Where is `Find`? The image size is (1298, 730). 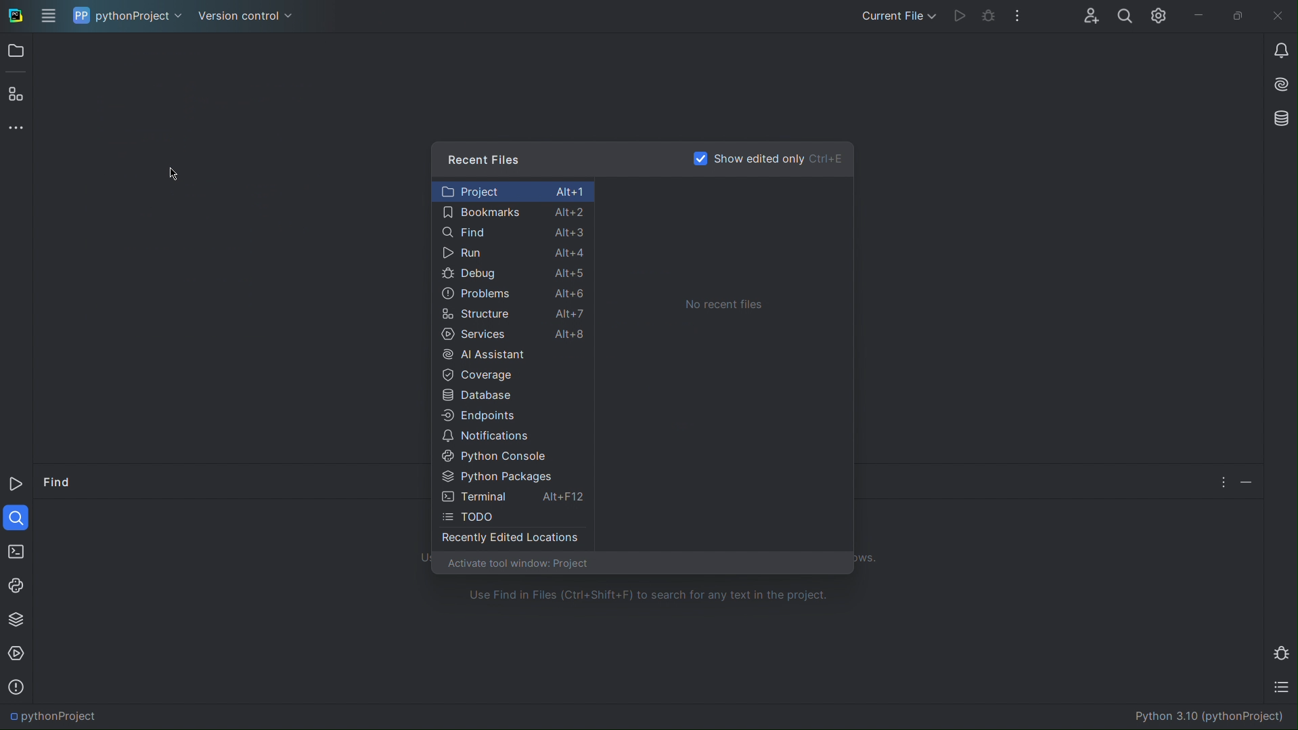
Find is located at coordinates (512, 233).